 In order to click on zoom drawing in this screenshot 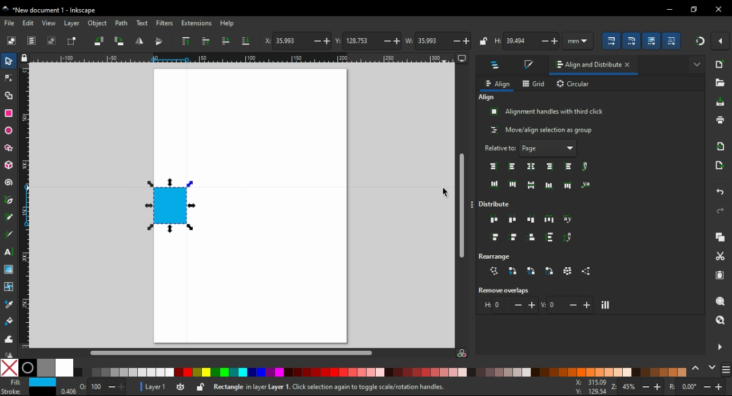, I will do `click(721, 319)`.